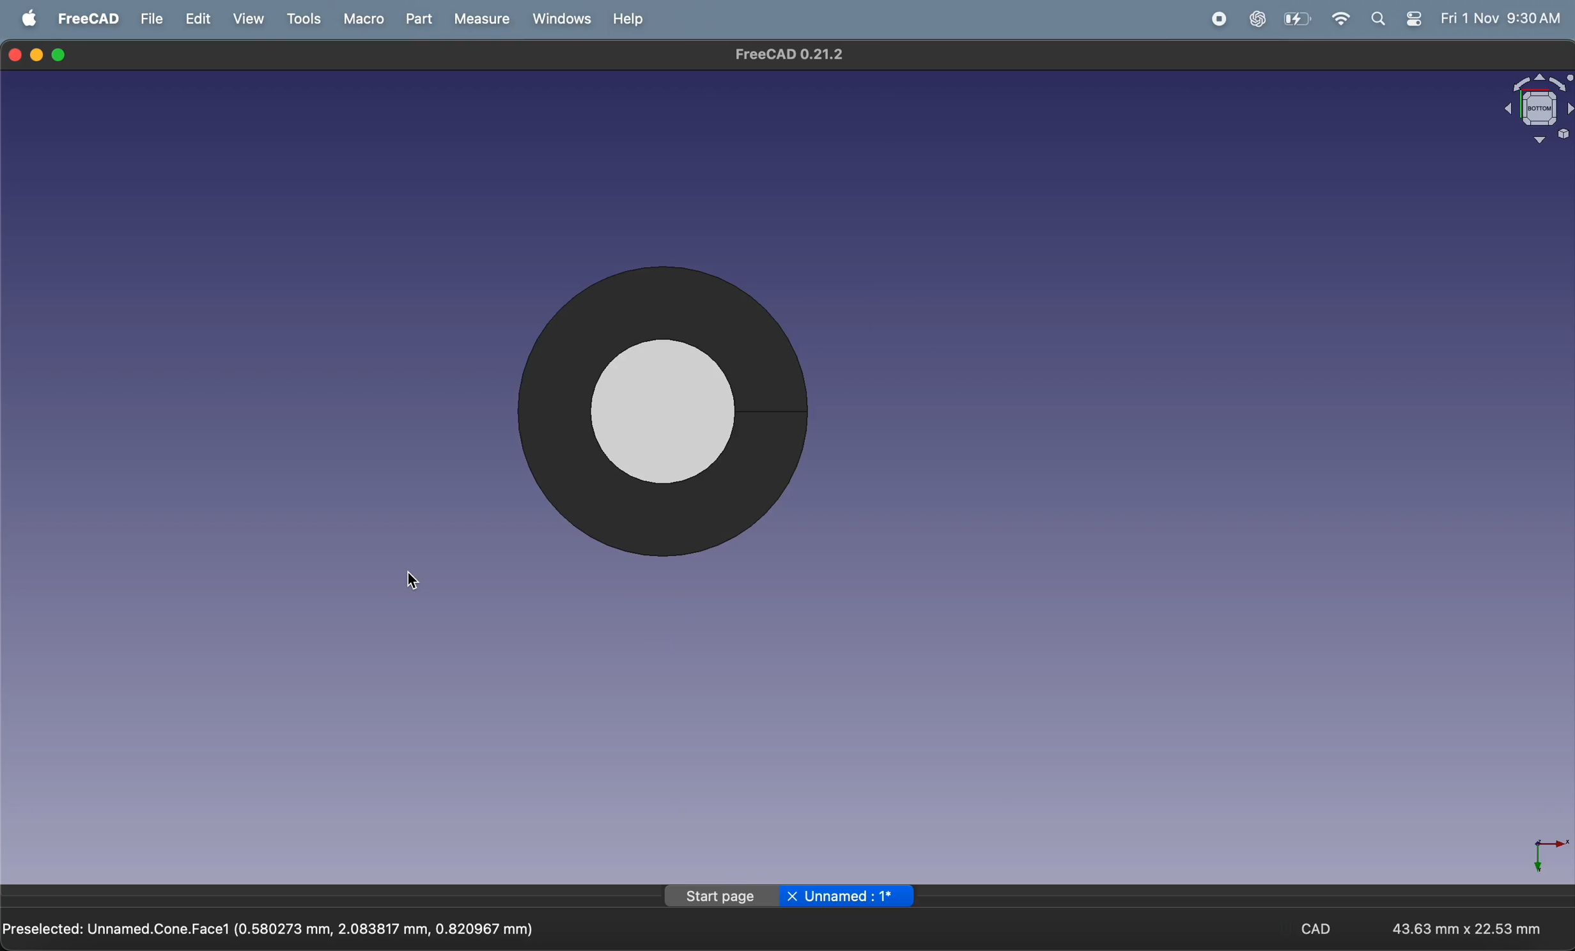  I want to click on top view, so click(685, 414).